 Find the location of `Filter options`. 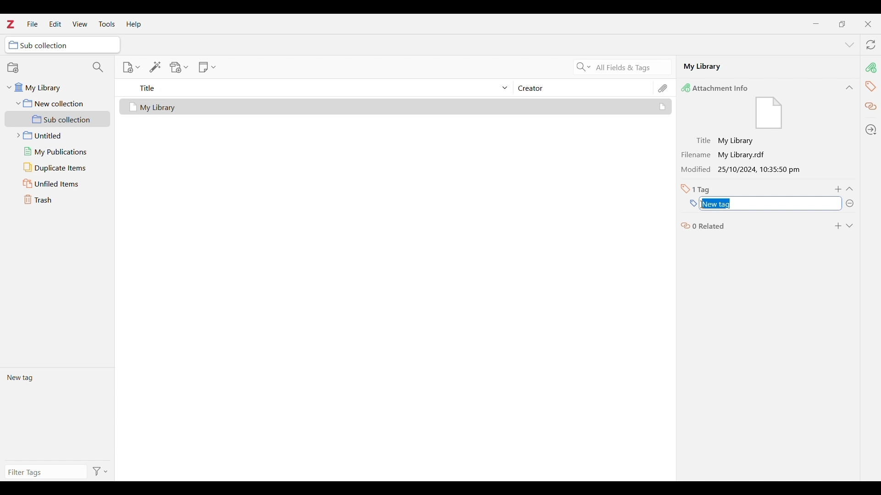

Filter options is located at coordinates (100, 472).